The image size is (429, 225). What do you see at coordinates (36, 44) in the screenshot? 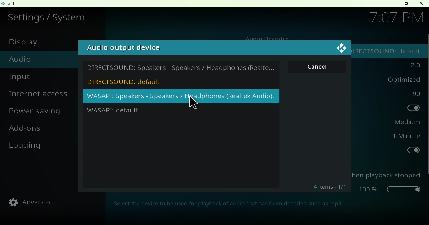
I see `Display` at bounding box center [36, 44].